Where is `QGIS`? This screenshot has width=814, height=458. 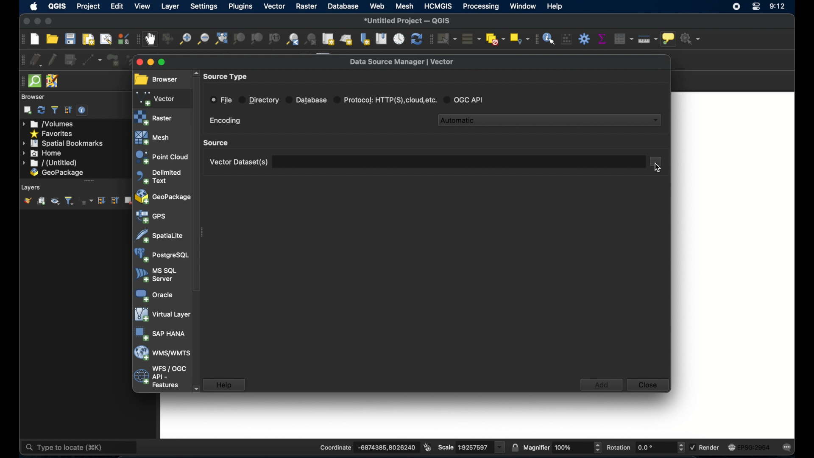
QGIS is located at coordinates (58, 6).